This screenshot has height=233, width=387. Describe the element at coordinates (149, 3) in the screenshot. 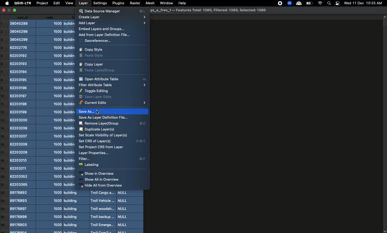

I see `Mesh` at that location.